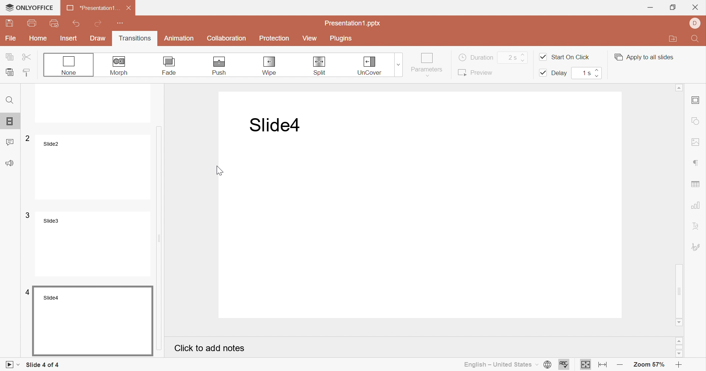  I want to click on Slide1, so click(272, 125).